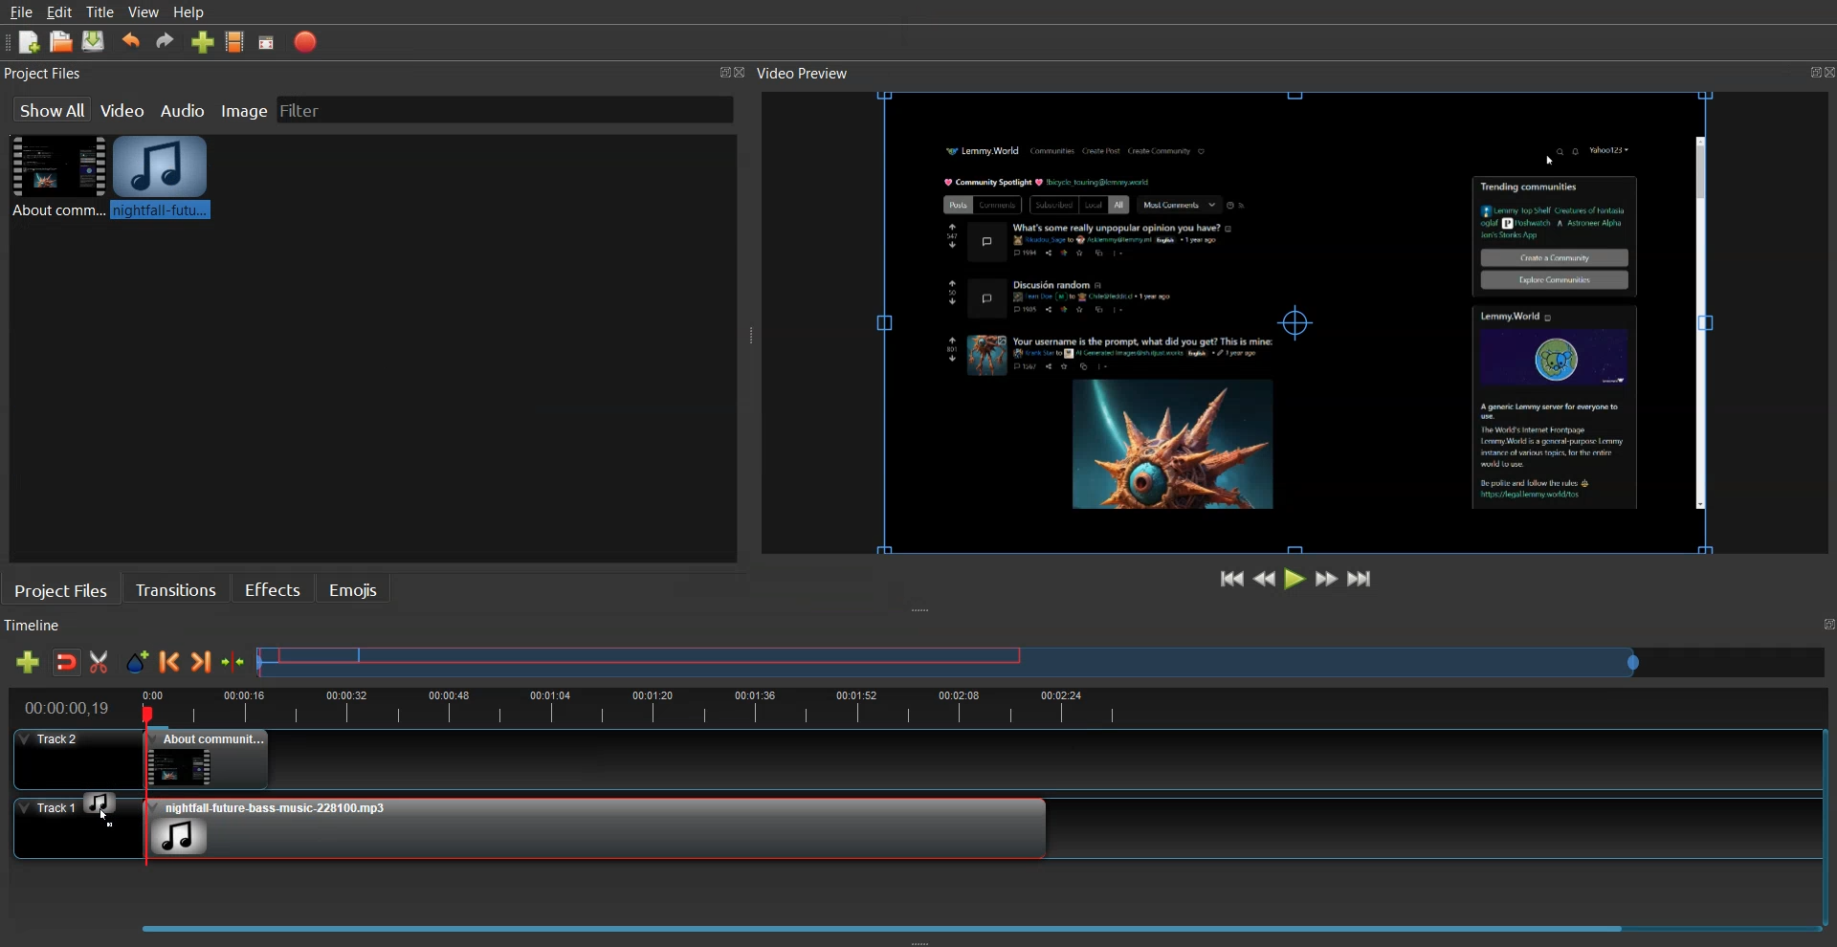  I want to click on Drag Cursor, so click(100, 806).